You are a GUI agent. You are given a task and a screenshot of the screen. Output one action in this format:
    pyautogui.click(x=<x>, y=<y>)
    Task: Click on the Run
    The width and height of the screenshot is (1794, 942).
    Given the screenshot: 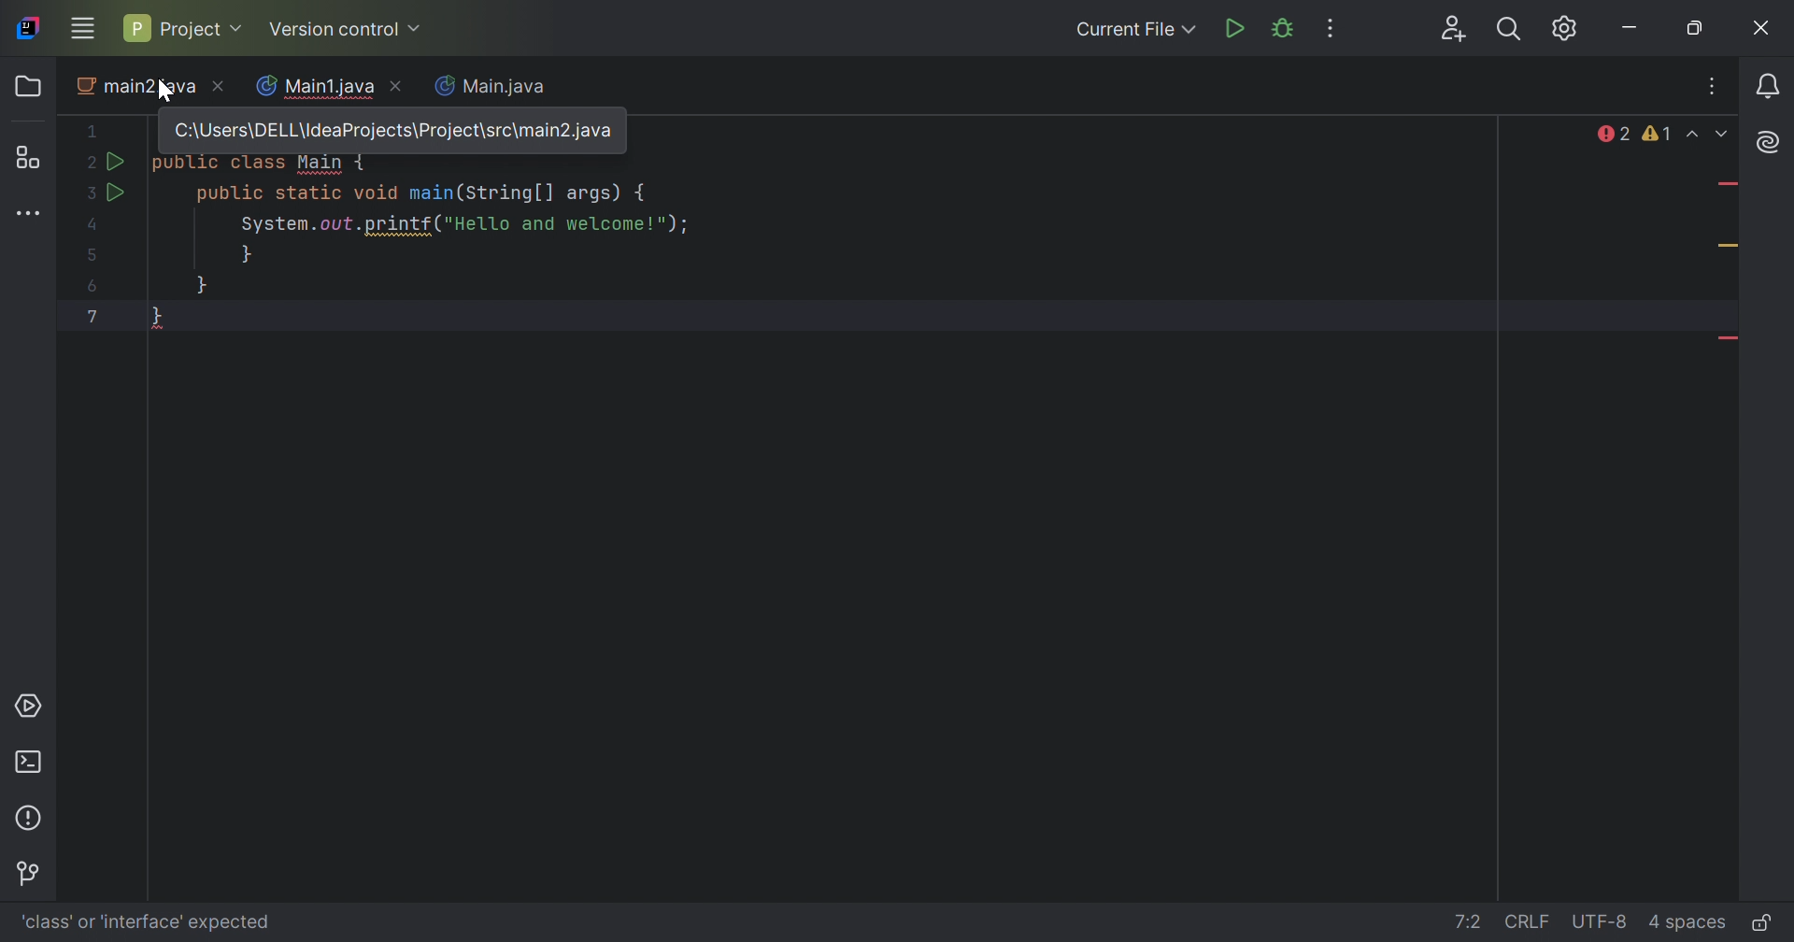 What is the action you would take?
    pyautogui.click(x=121, y=193)
    